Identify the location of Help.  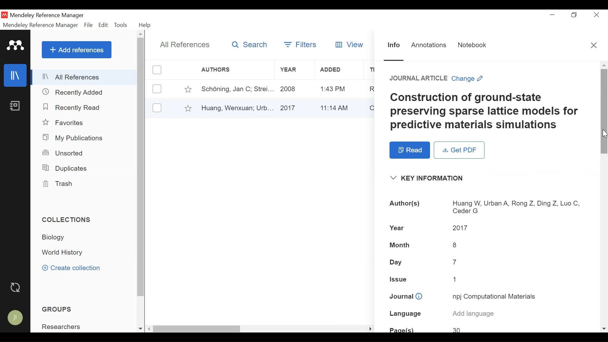
(145, 26).